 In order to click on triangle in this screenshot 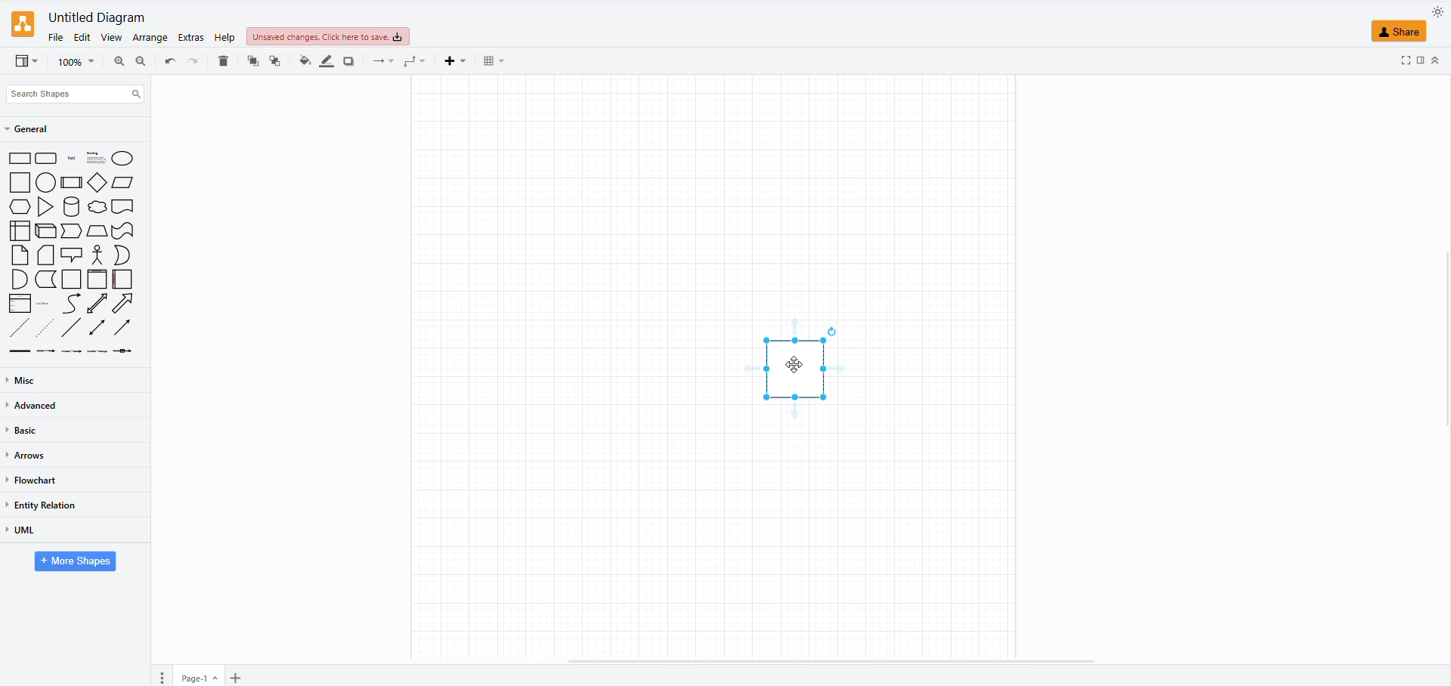, I will do `click(47, 209)`.